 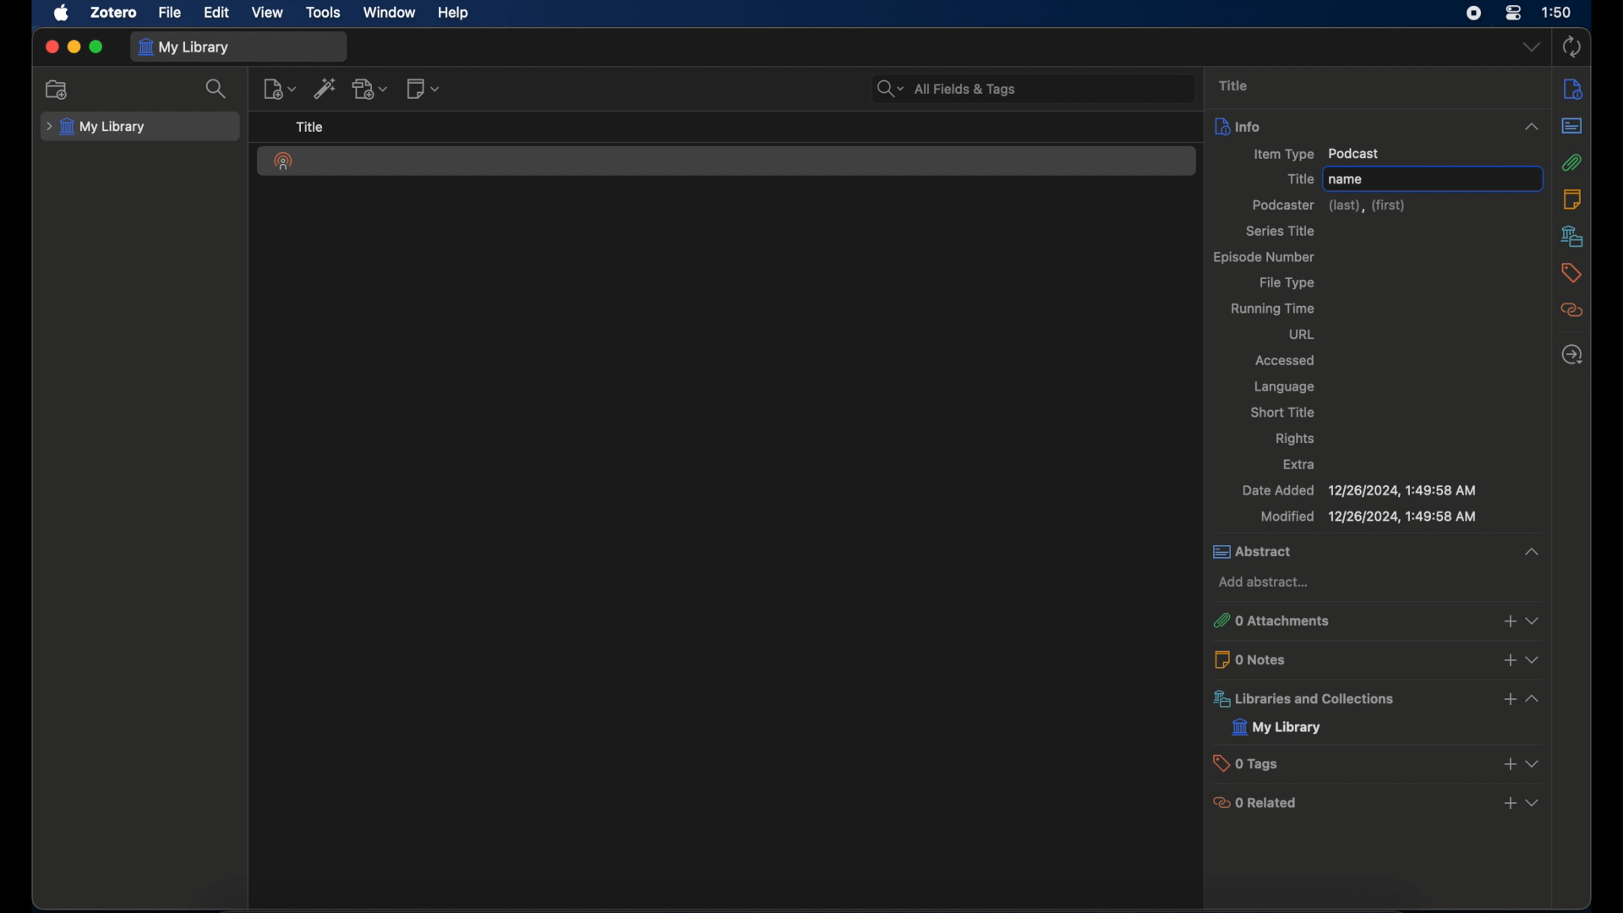 What do you see at coordinates (1280, 231) in the screenshot?
I see `series title` at bounding box center [1280, 231].